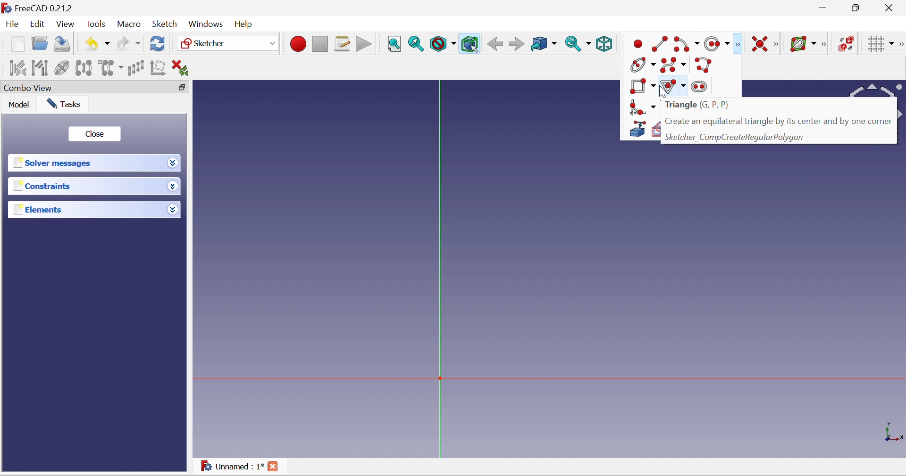 The image size is (906, 476). I want to click on Edit, so click(37, 23).